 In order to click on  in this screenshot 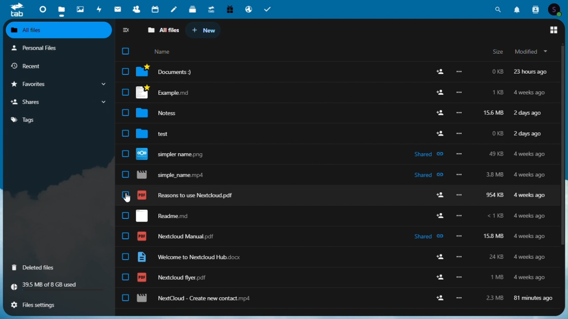, I will do `click(440, 133)`.